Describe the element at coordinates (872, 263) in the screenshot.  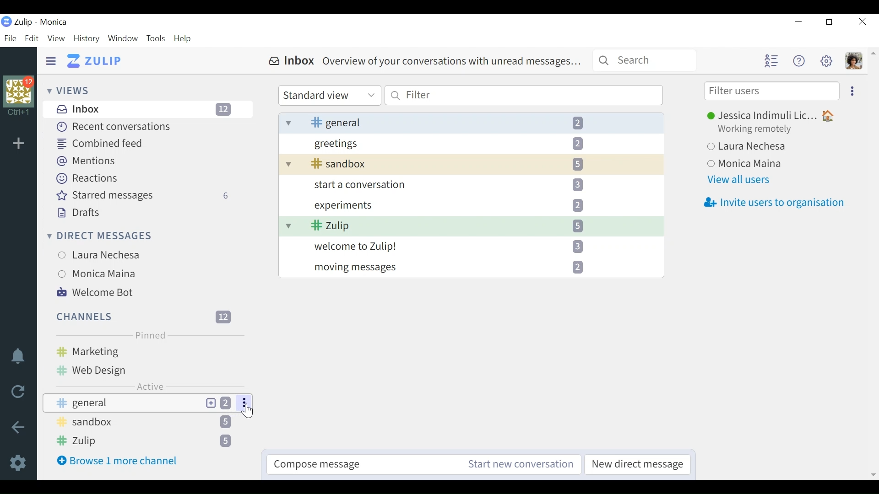
I see `Scrollbar` at that location.